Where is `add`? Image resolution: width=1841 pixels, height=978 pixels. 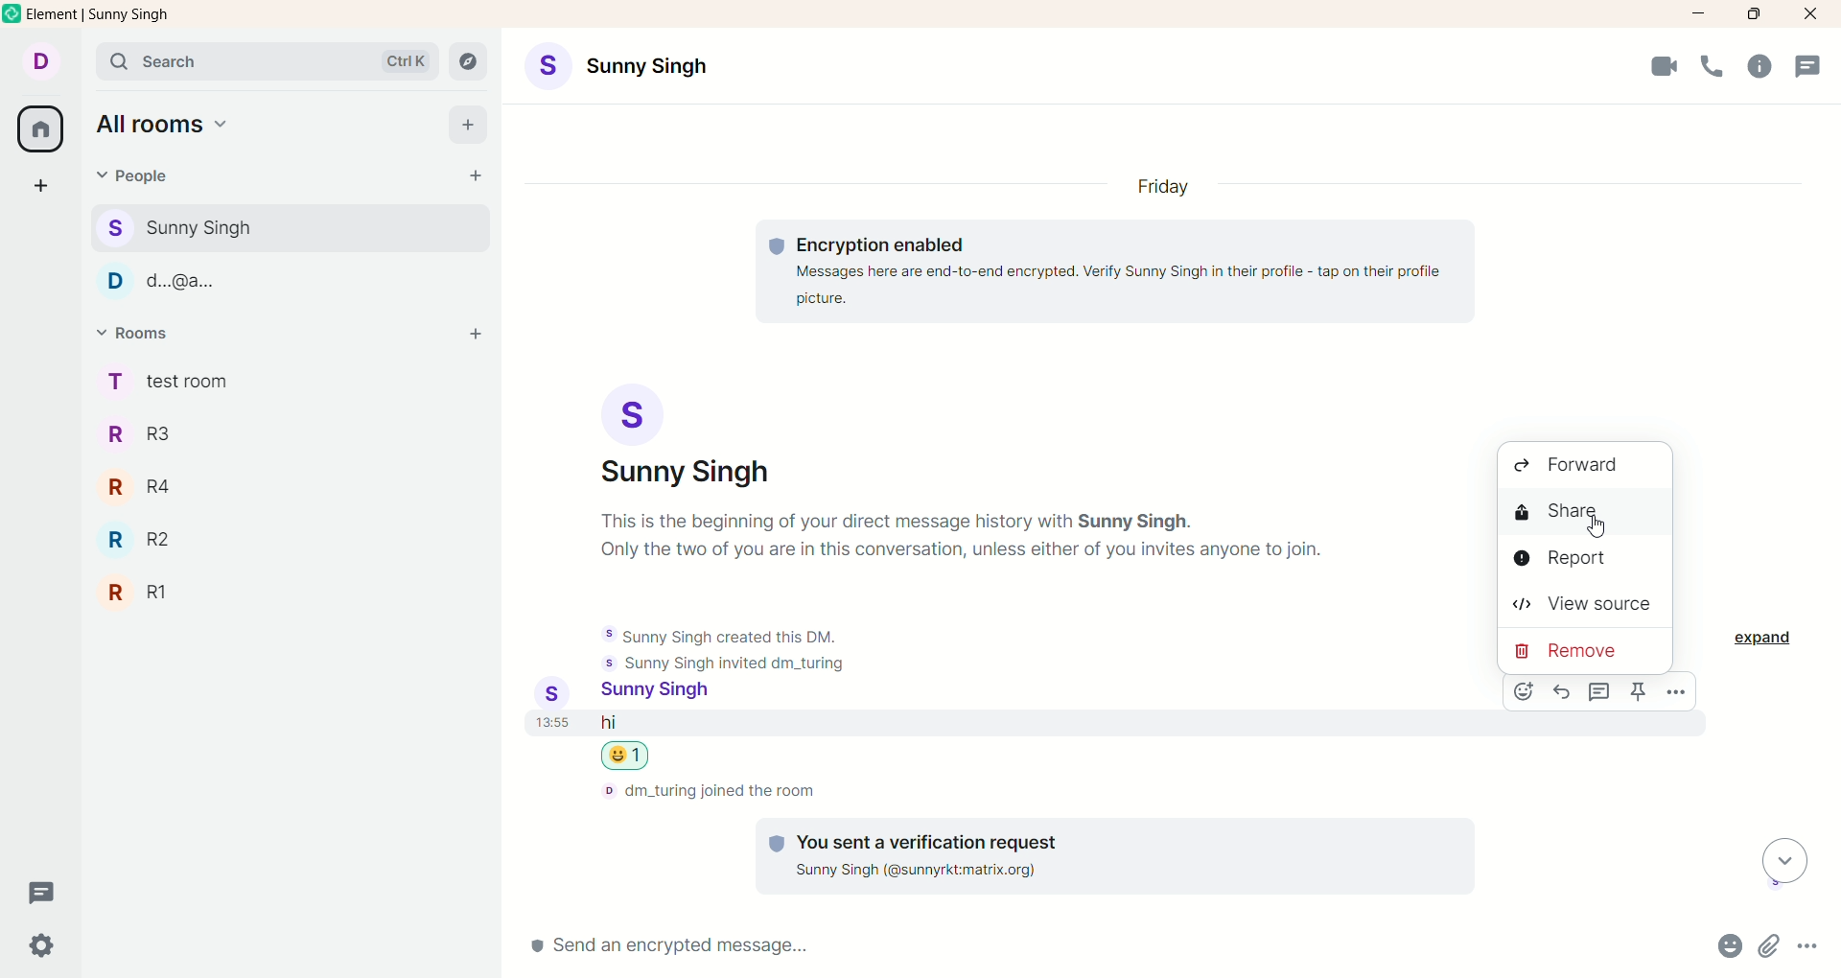
add is located at coordinates (470, 128).